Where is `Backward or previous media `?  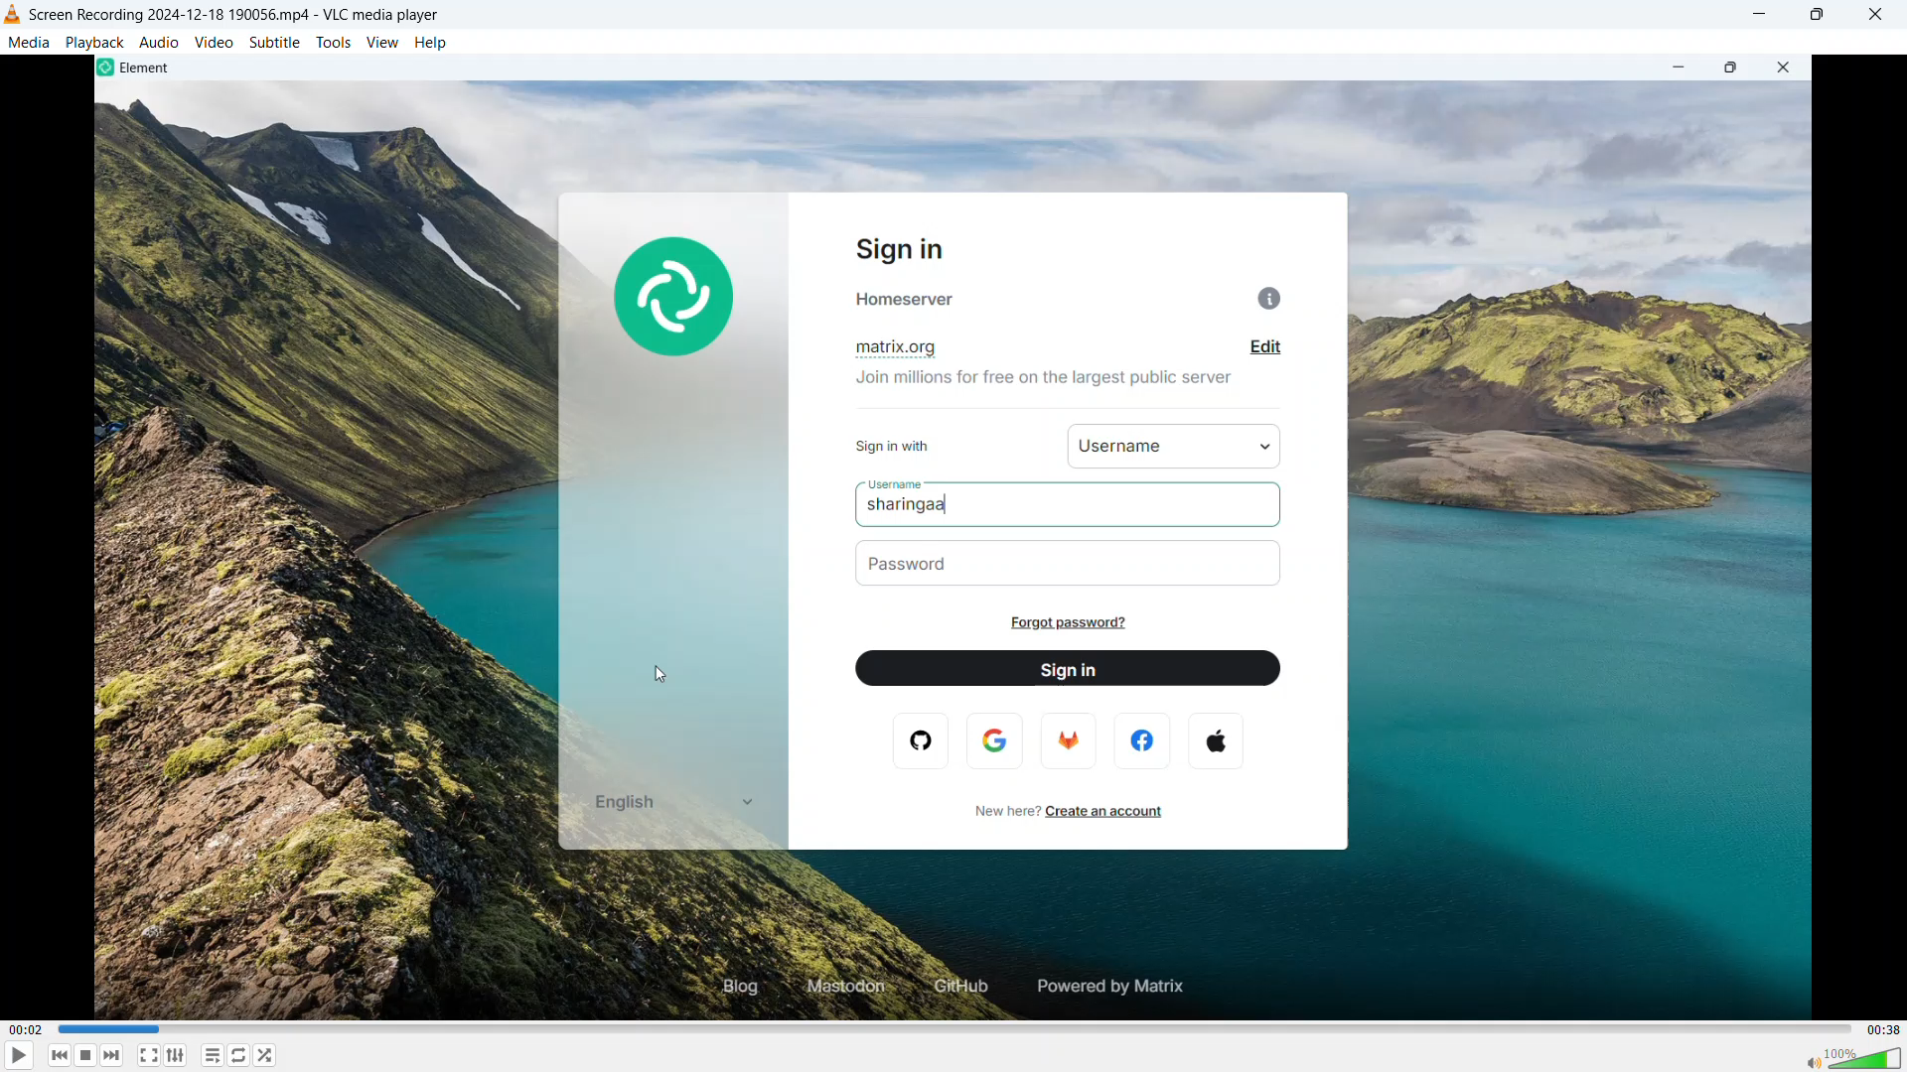 Backward or previous media  is located at coordinates (112, 1055).